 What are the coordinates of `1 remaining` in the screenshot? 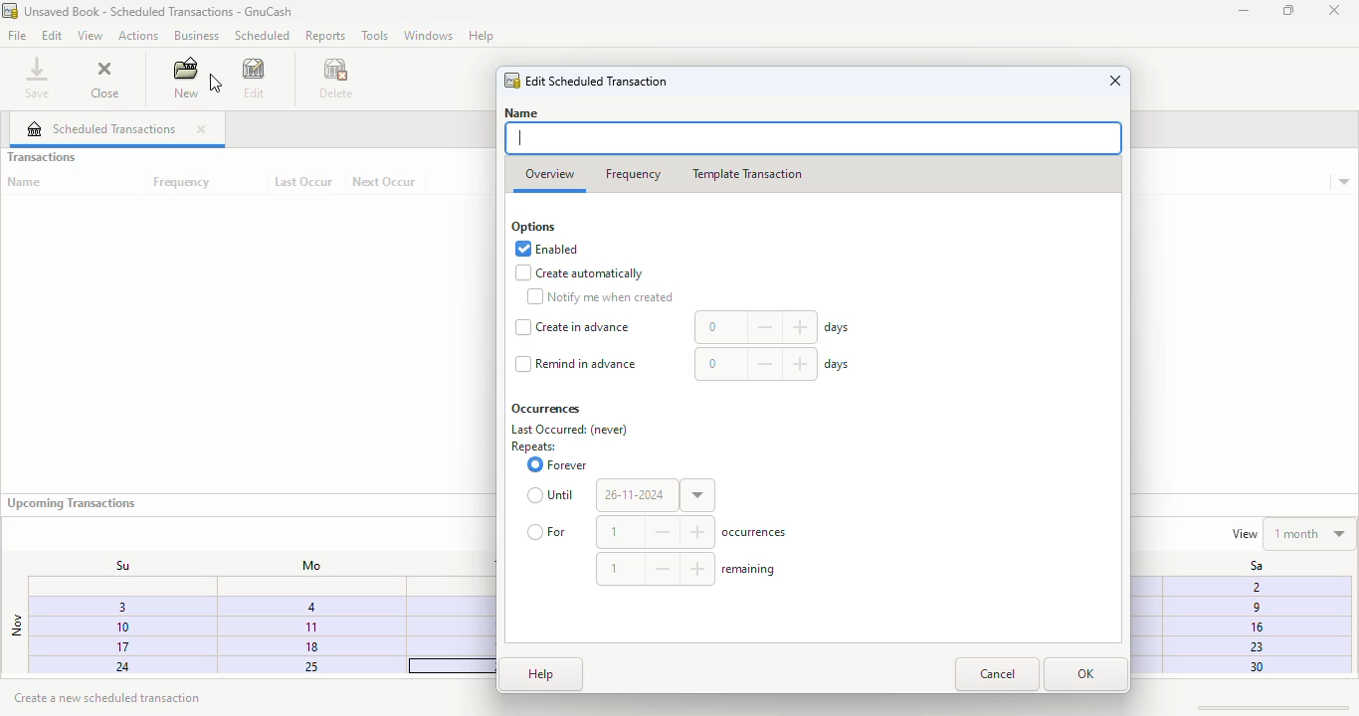 It's located at (688, 568).